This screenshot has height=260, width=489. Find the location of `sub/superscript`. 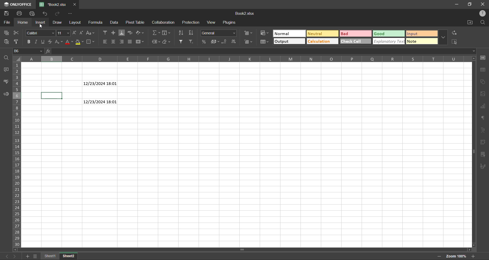

sub/superscript is located at coordinates (59, 41).